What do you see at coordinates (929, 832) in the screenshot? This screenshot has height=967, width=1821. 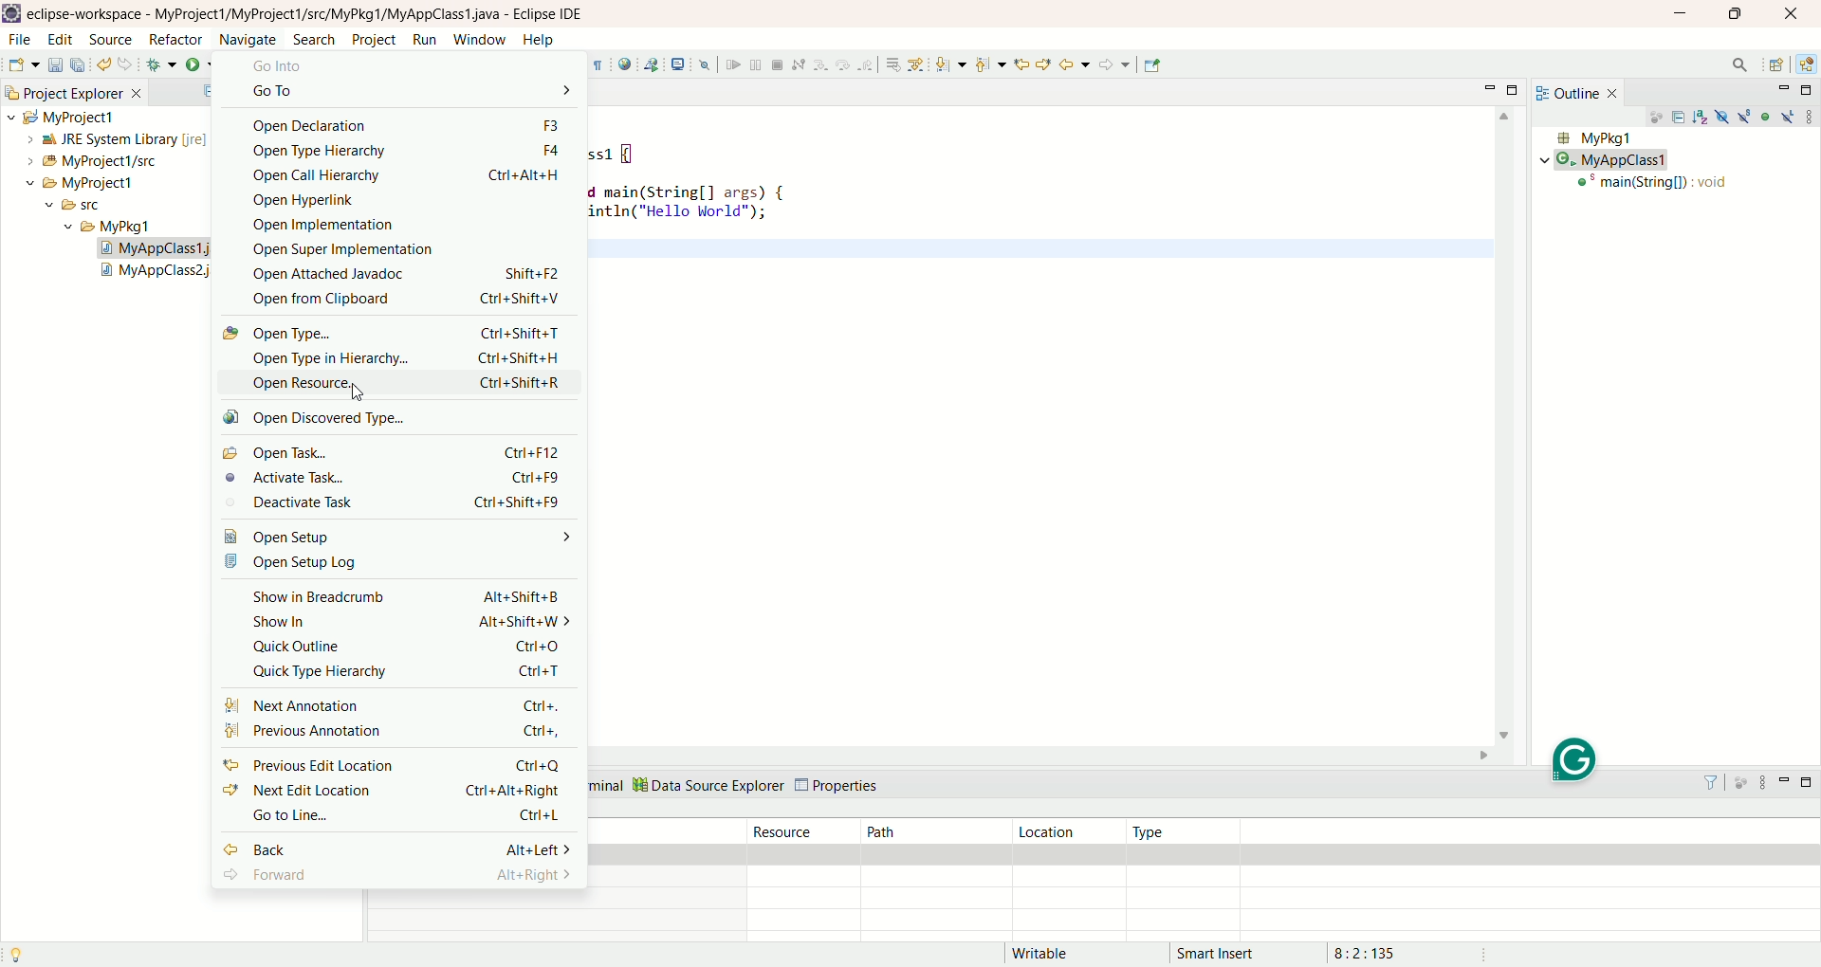 I see `path` at bounding box center [929, 832].